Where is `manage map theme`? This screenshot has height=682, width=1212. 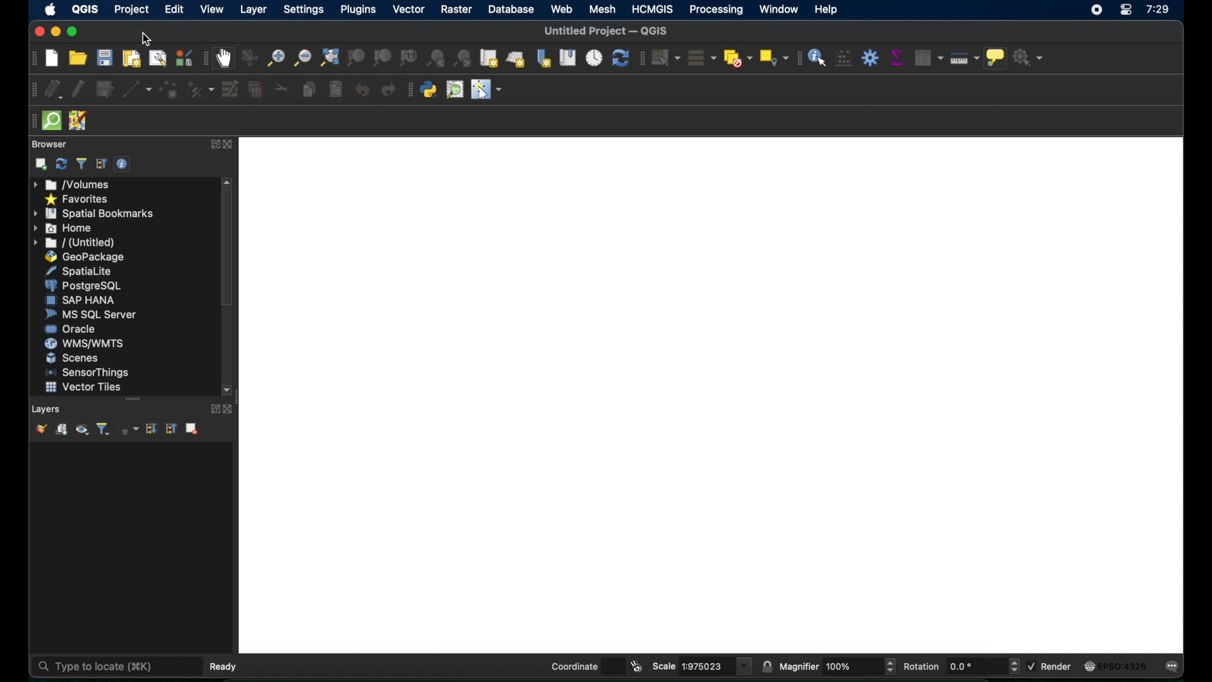 manage map theme is located at coordinates (81, 430).